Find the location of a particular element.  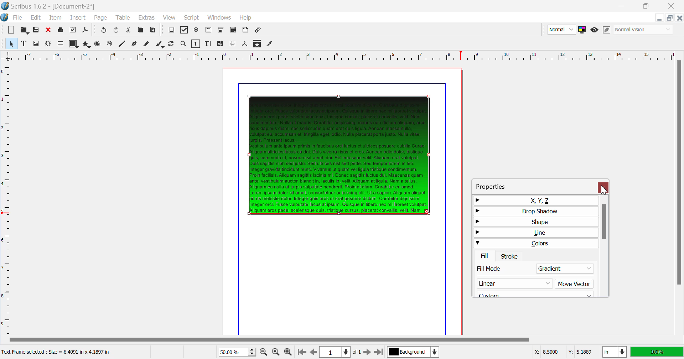

Text Annotation is located at coordinates (245, 31).